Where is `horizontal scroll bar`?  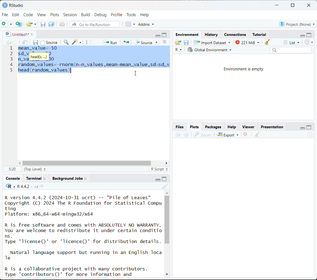
horizontal scroll bar is located at coordinates (88, 163).